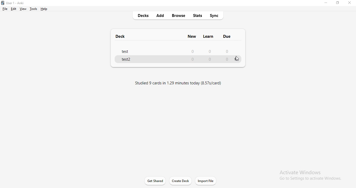  I want to click on restore, so click(338, 3).